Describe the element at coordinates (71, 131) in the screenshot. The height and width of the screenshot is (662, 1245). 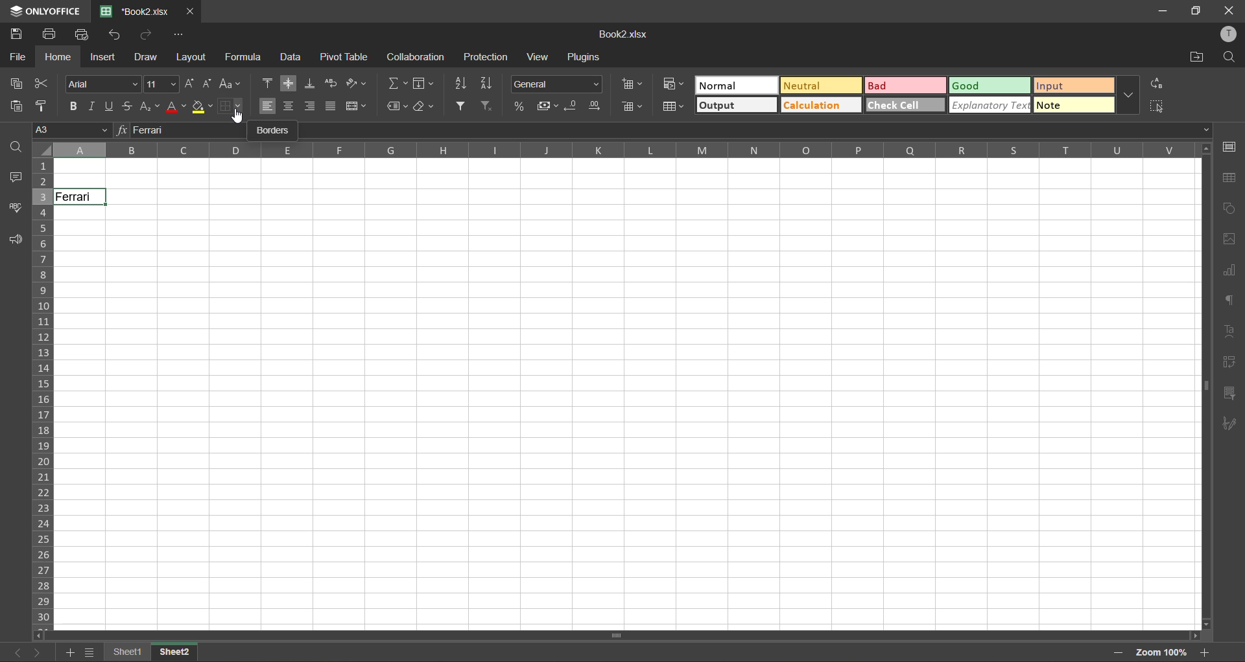
I see `cell address` at that location.